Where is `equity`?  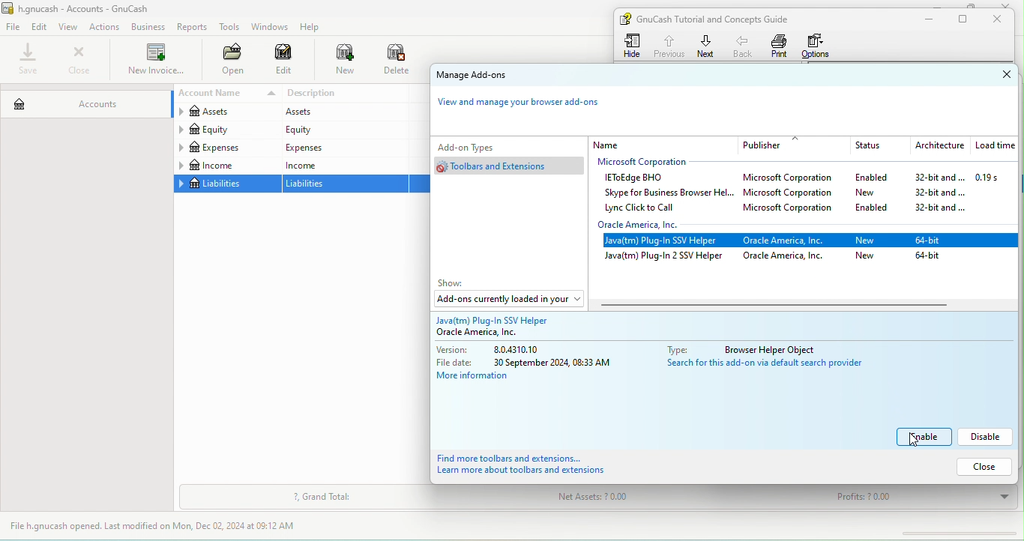
equity is located at coordinates (226, 130).